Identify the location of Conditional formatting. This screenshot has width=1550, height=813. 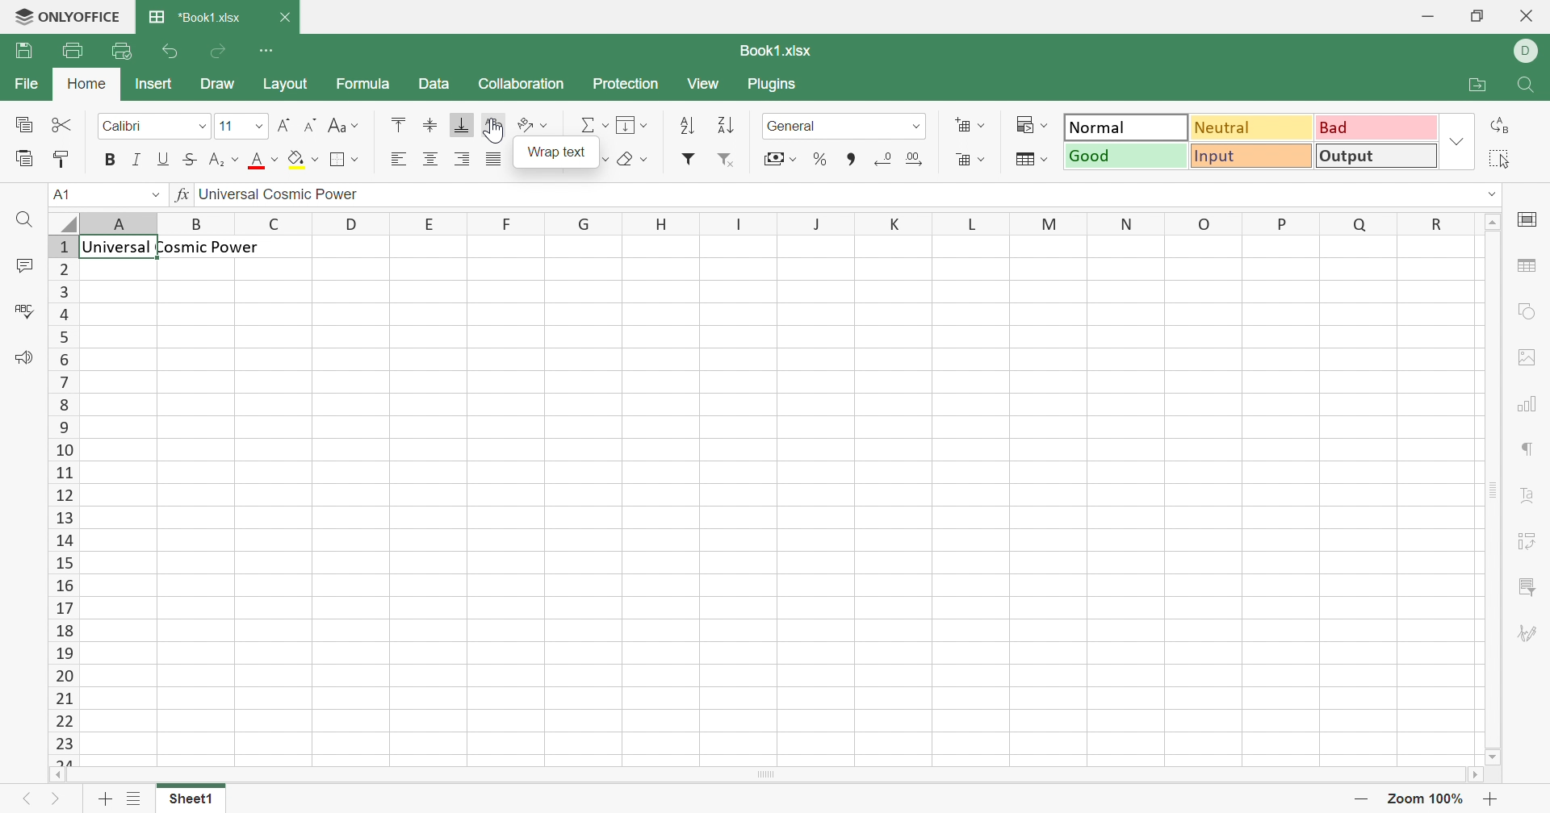
(1033, 125).